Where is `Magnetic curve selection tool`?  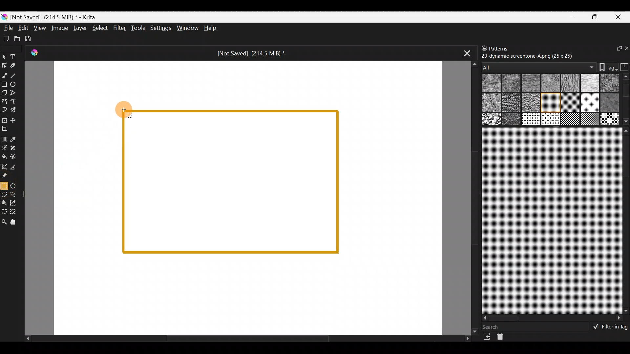
Magnetic curve selection tool is located at coordinates (18, 212).